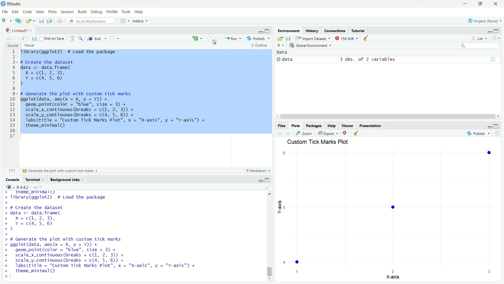 The width and height of the screenshot is (504, 284). What do you see at coordinates (290, 59) in the screenshot?
I see `data` at bounding box center [290, 59].